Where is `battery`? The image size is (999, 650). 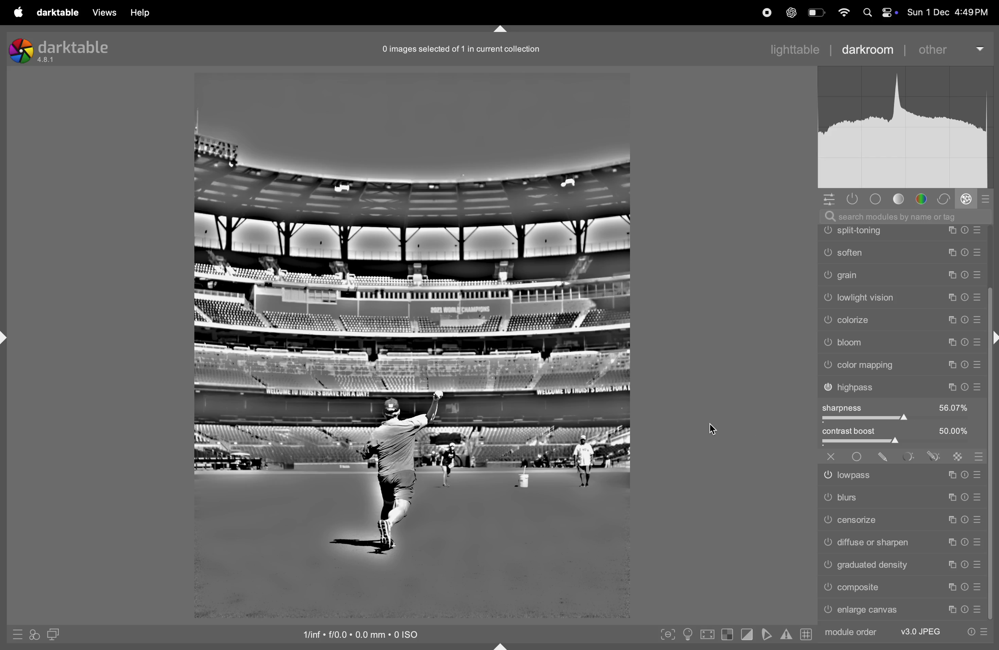
battery is located at coordinates (816, 12).